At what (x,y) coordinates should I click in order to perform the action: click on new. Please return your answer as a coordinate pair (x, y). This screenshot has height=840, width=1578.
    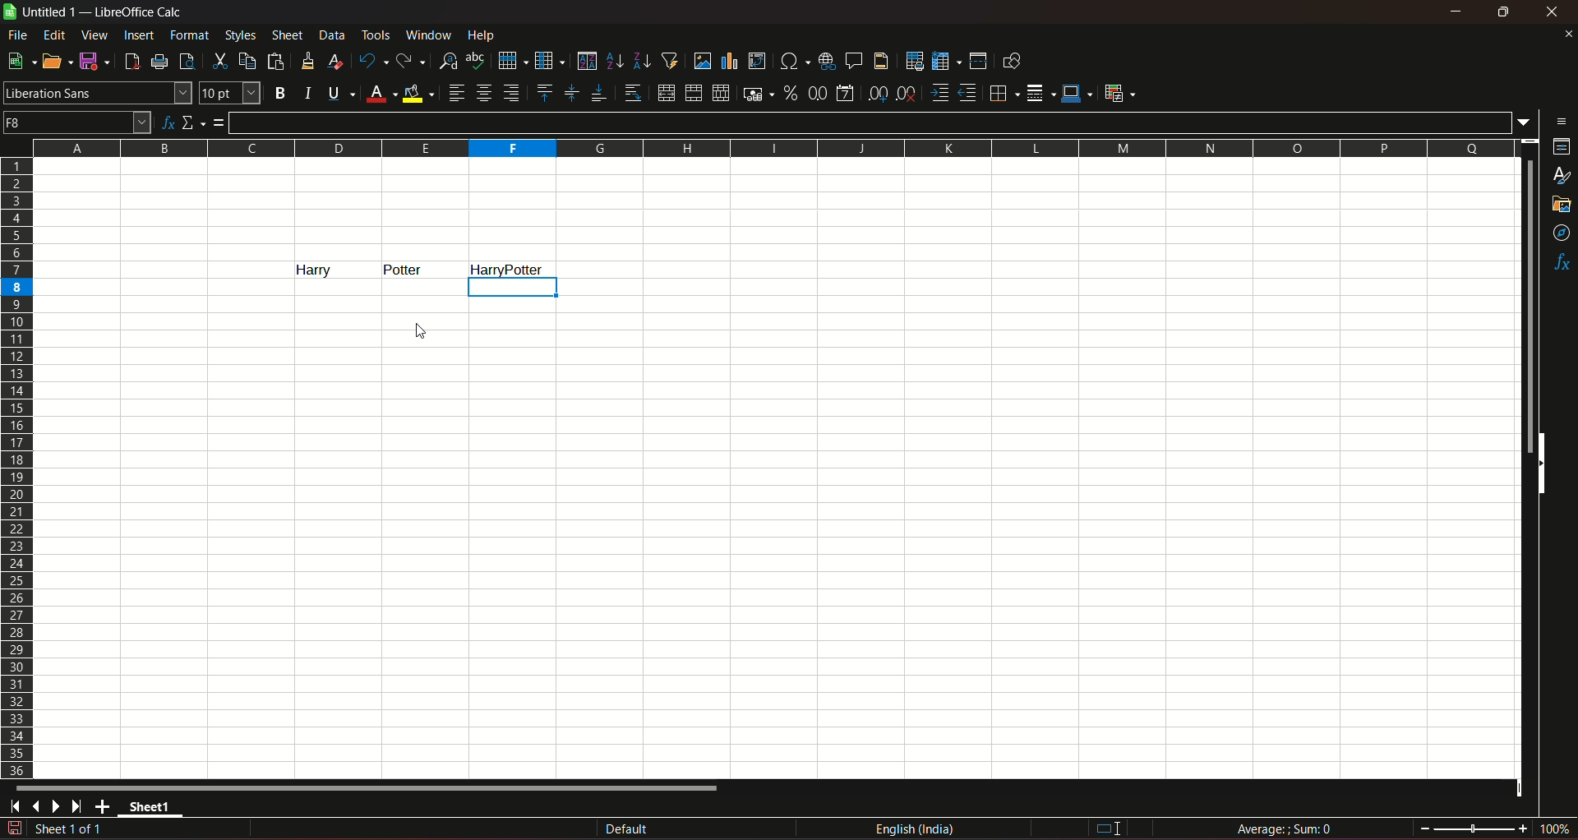
    Looking at the image, I should click on (19, 61).